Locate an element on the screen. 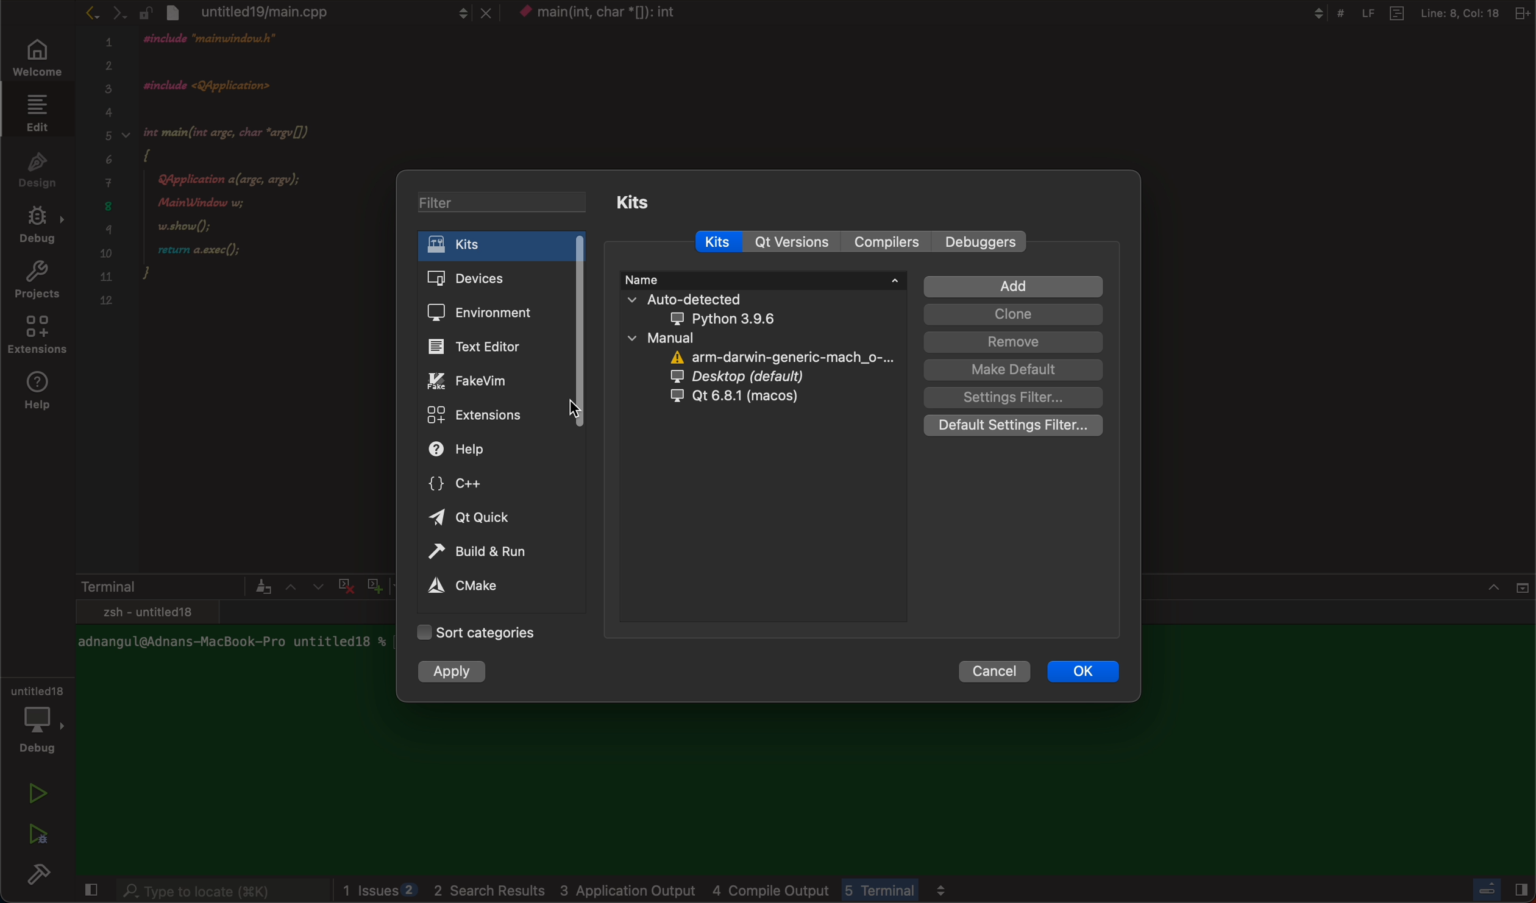  sort is located at coordinates (480, 634).